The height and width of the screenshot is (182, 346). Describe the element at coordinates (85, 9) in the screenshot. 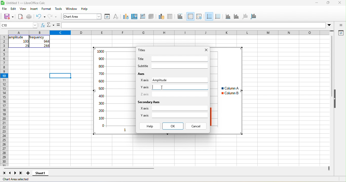

I see `help` at that location.